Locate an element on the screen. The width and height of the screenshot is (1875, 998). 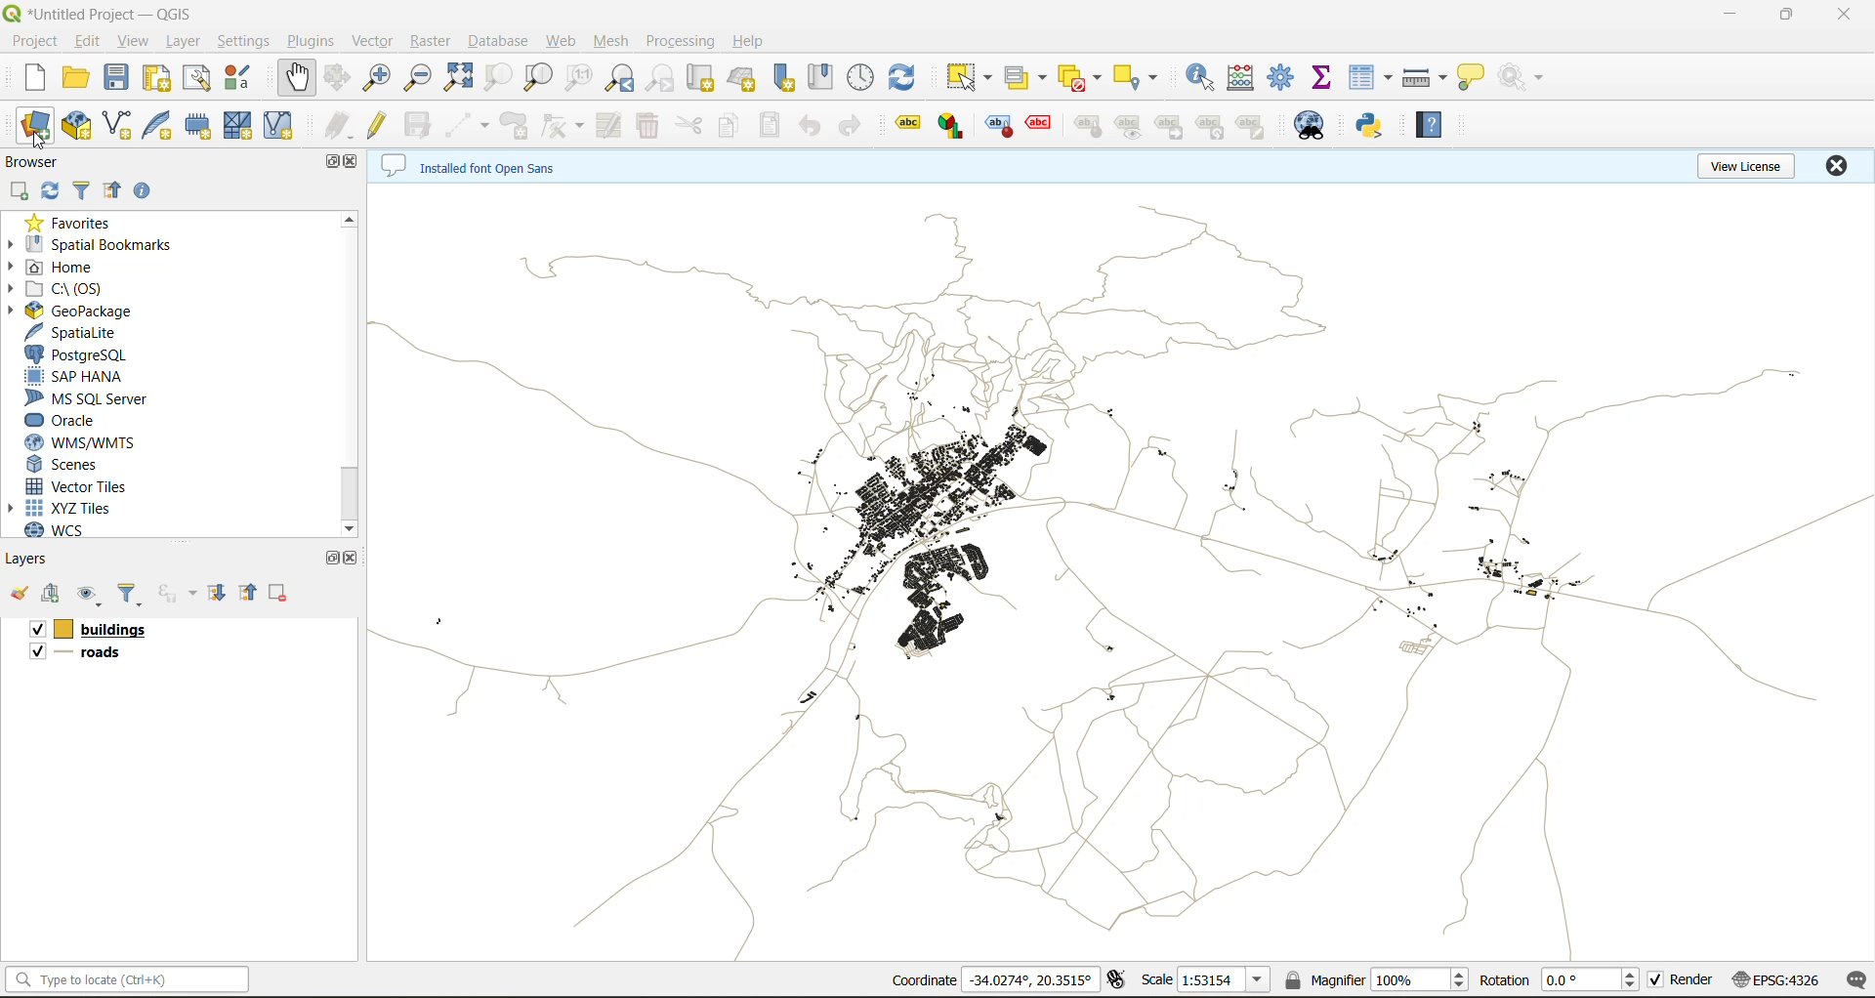
zoom layer is located at coordinates (539, 80).